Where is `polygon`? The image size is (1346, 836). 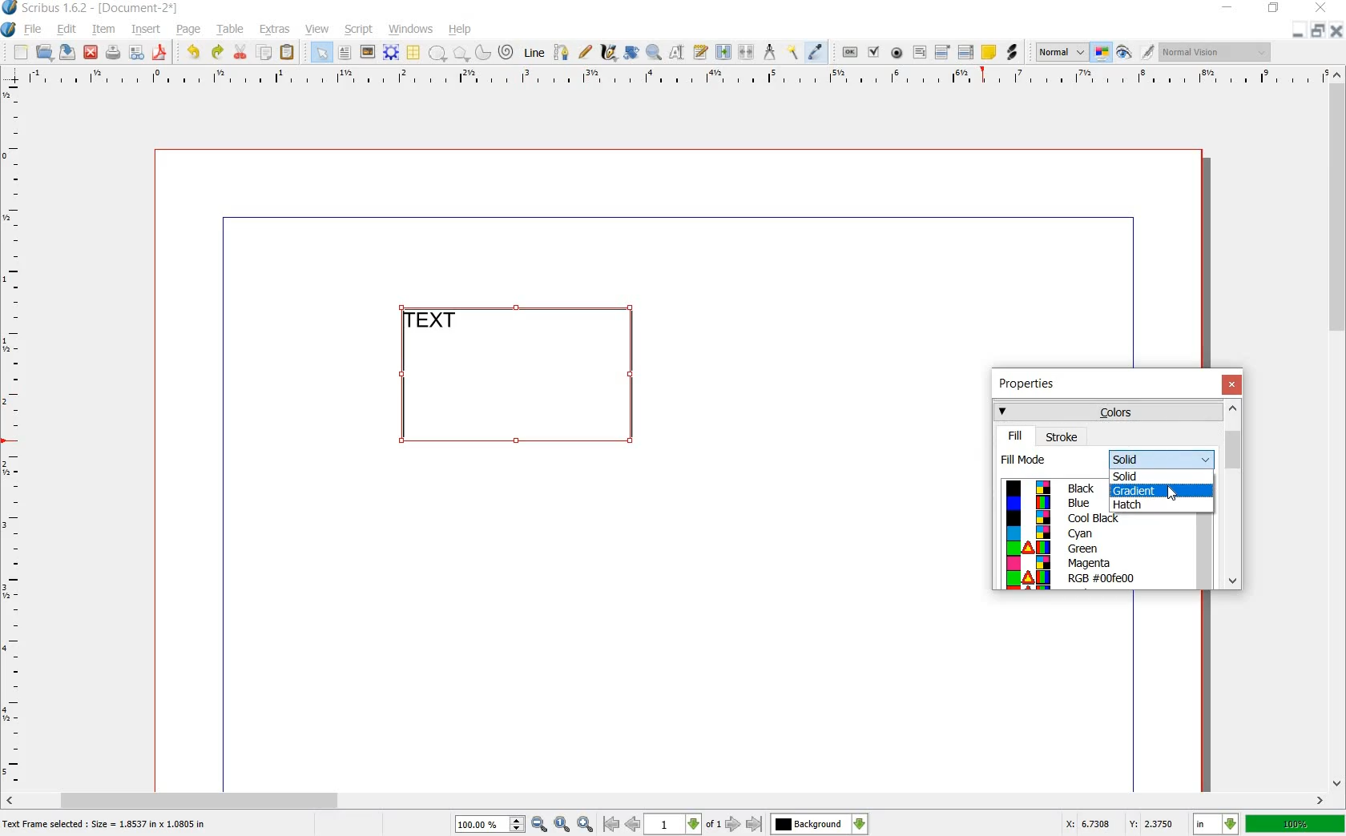 polygon is located at coordinates (458, 53).